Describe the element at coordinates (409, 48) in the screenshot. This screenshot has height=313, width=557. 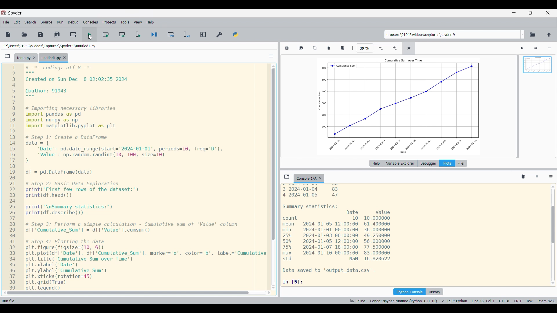
I see `Fit plot to the pane size` at that location.